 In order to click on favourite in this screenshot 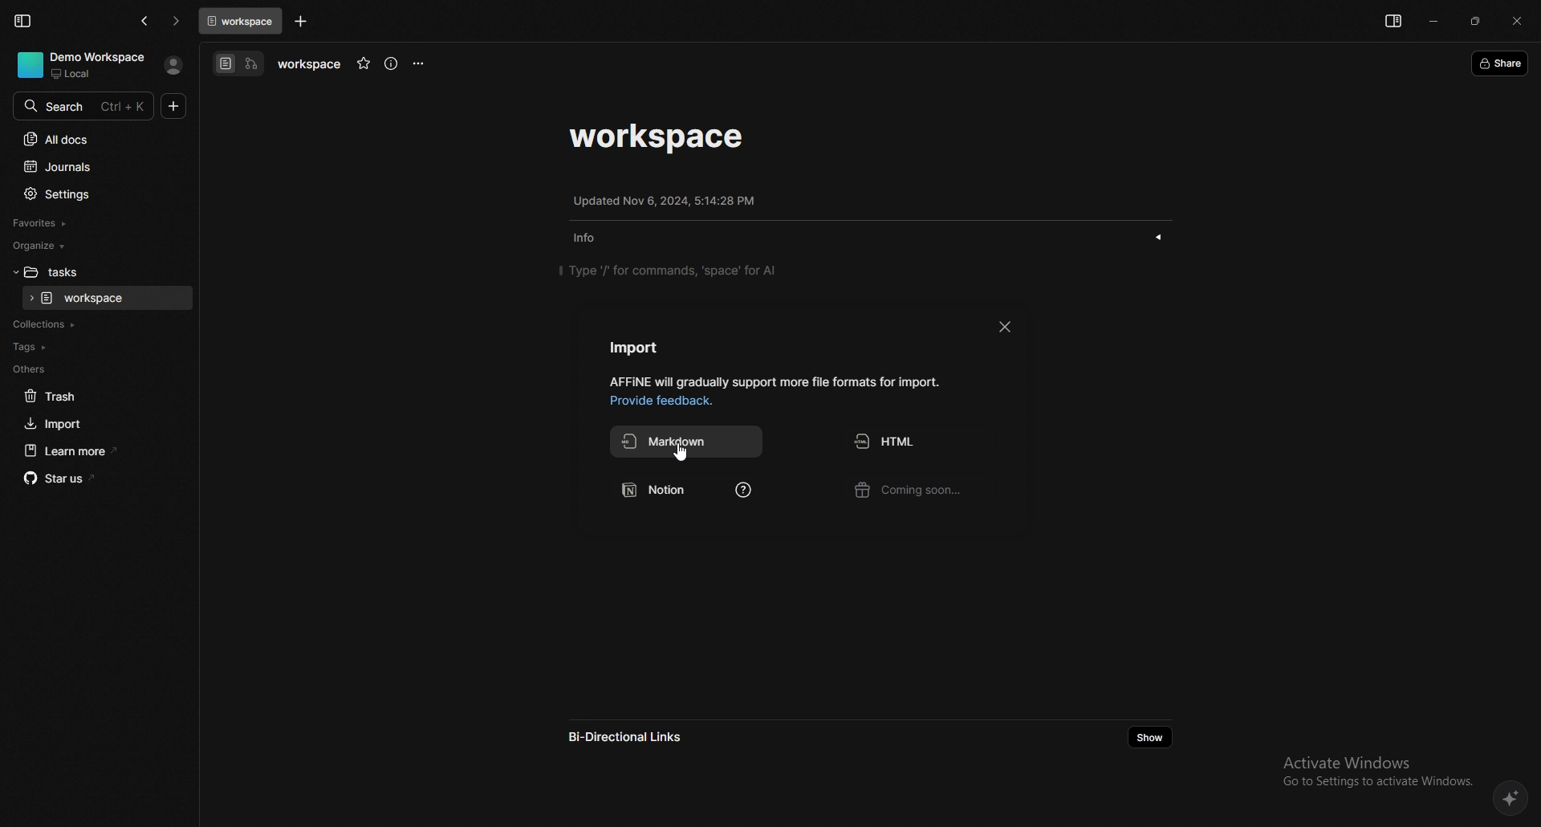, I will do `click(363, 64)`.